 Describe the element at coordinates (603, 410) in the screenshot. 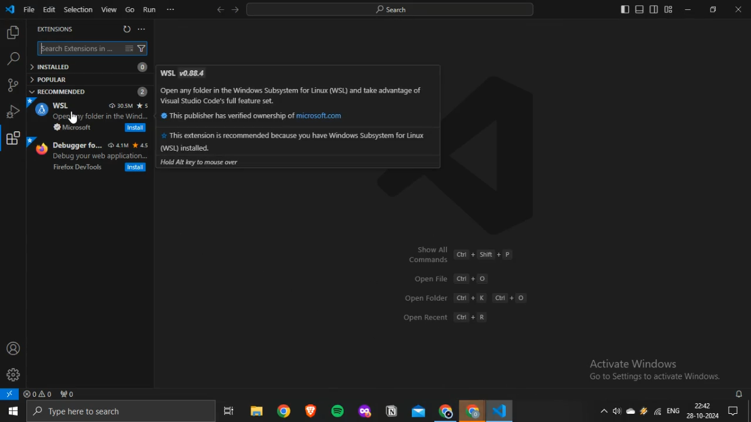

I see `show hidden icons` at that location.